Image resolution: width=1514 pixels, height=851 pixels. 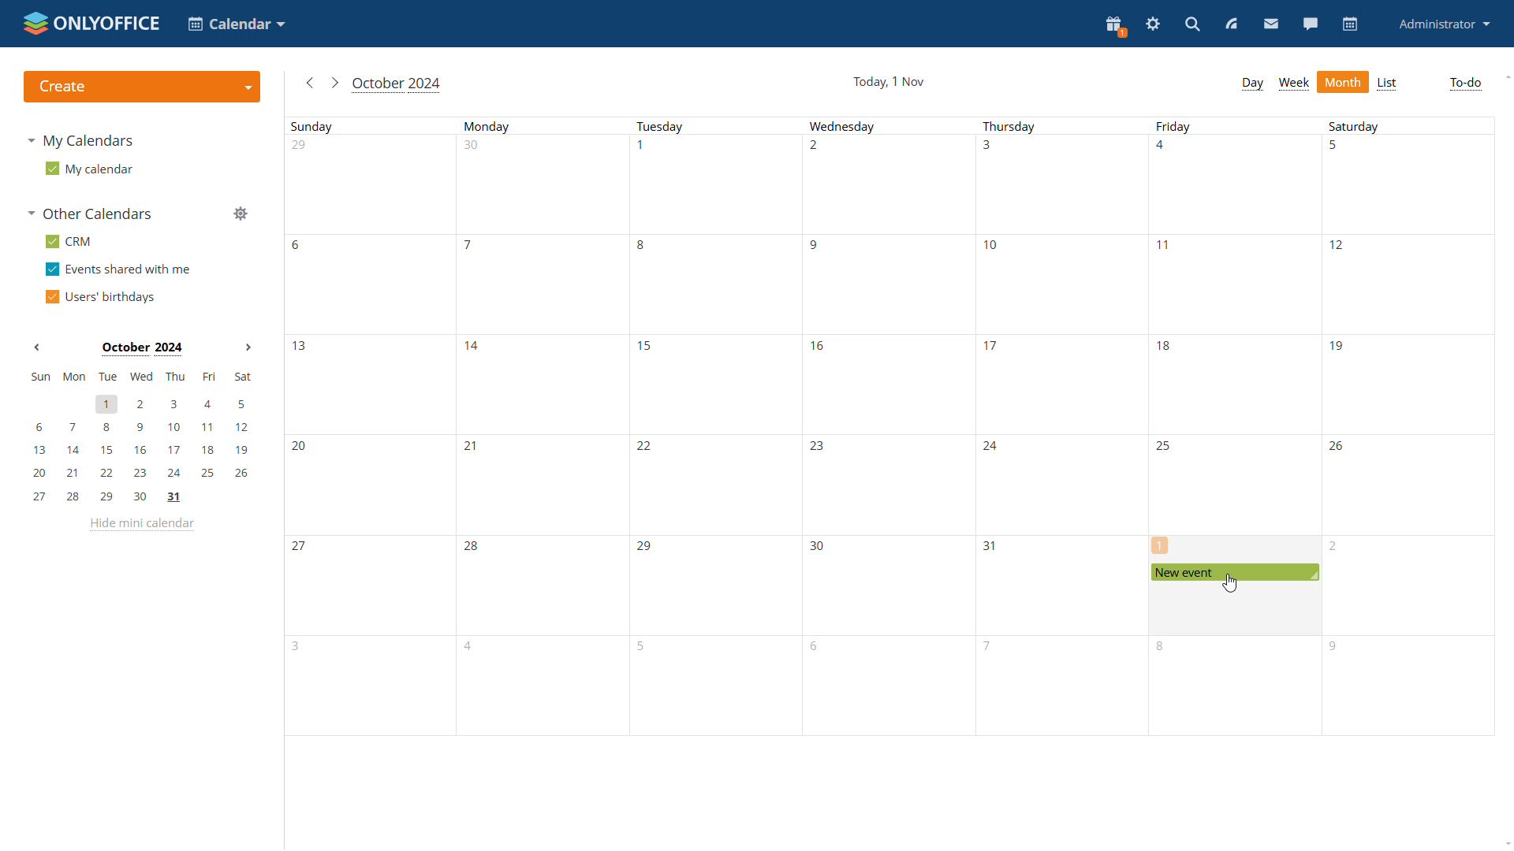 What do you see at coordinates (243, 215) in the screenshot?
I see `manage` at bounding box center [243, 215].